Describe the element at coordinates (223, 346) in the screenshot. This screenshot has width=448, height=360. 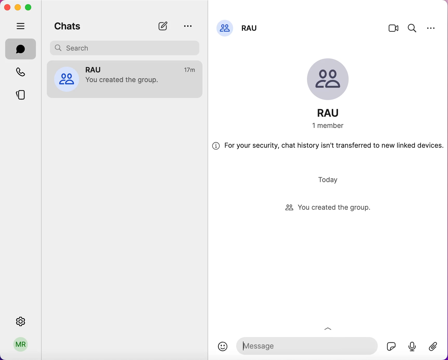
I see `emoji` at that location.